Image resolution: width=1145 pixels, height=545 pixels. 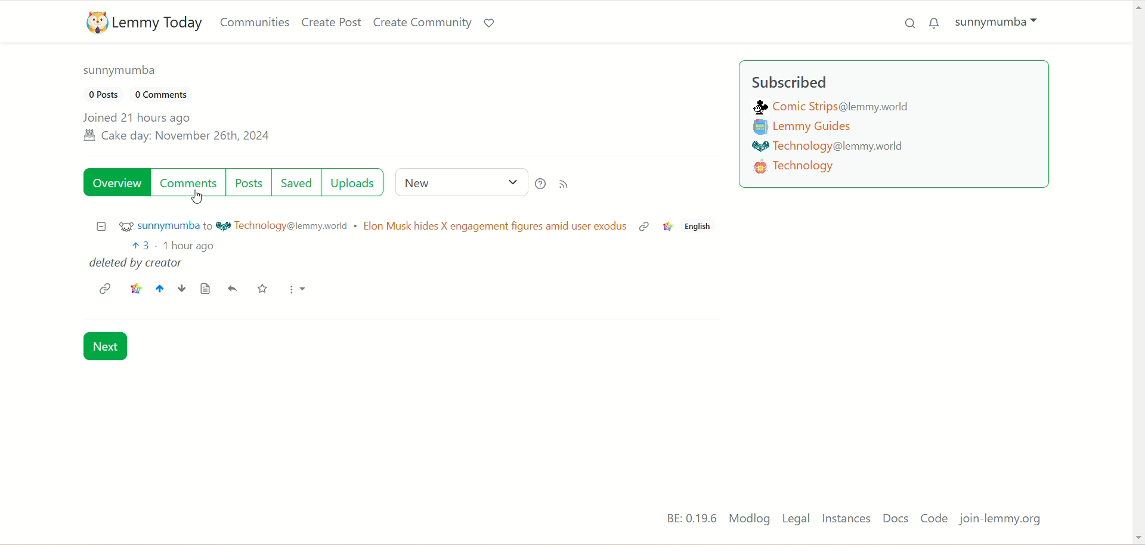 I want to click on RSS, so click(x=567, y=185).